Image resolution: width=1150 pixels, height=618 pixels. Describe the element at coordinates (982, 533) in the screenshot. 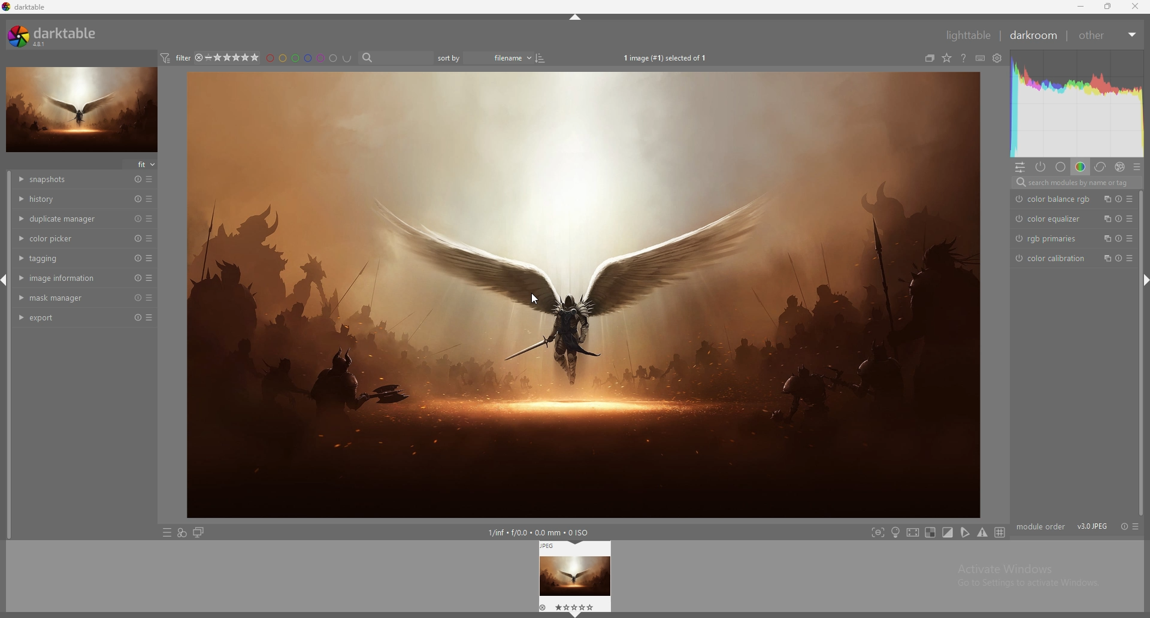

I see `toggle gamut checking` at that location.